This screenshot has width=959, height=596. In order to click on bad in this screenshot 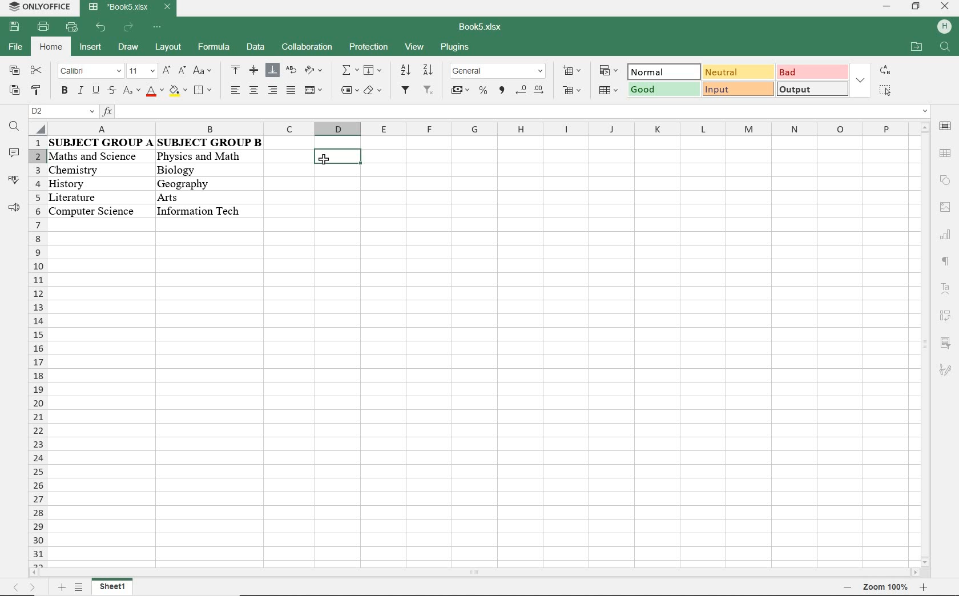, I will do `click(812, 71)`.